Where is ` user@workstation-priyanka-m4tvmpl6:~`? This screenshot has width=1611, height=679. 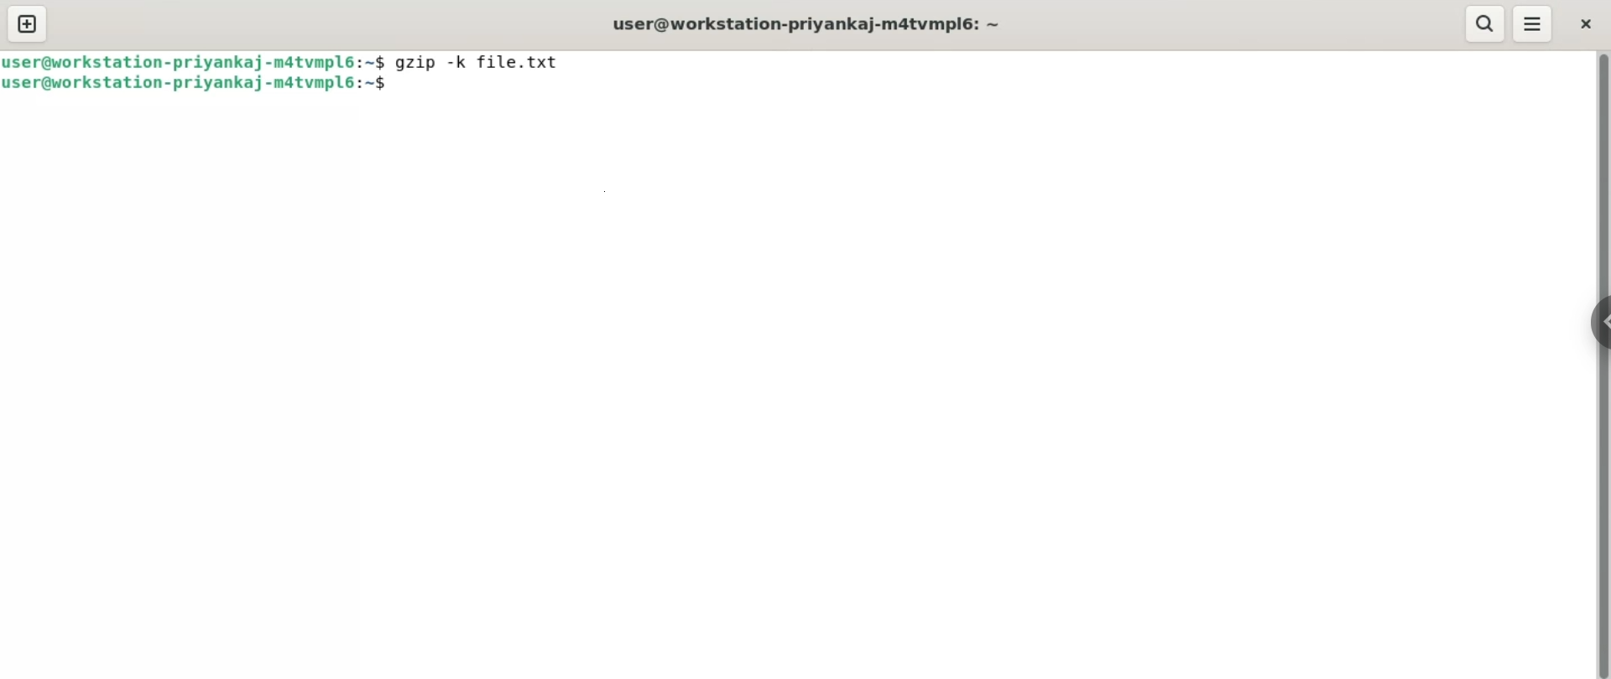  user@workstation-priyanka-m4tvmpl6:~ is located at coordinates (194, 86).